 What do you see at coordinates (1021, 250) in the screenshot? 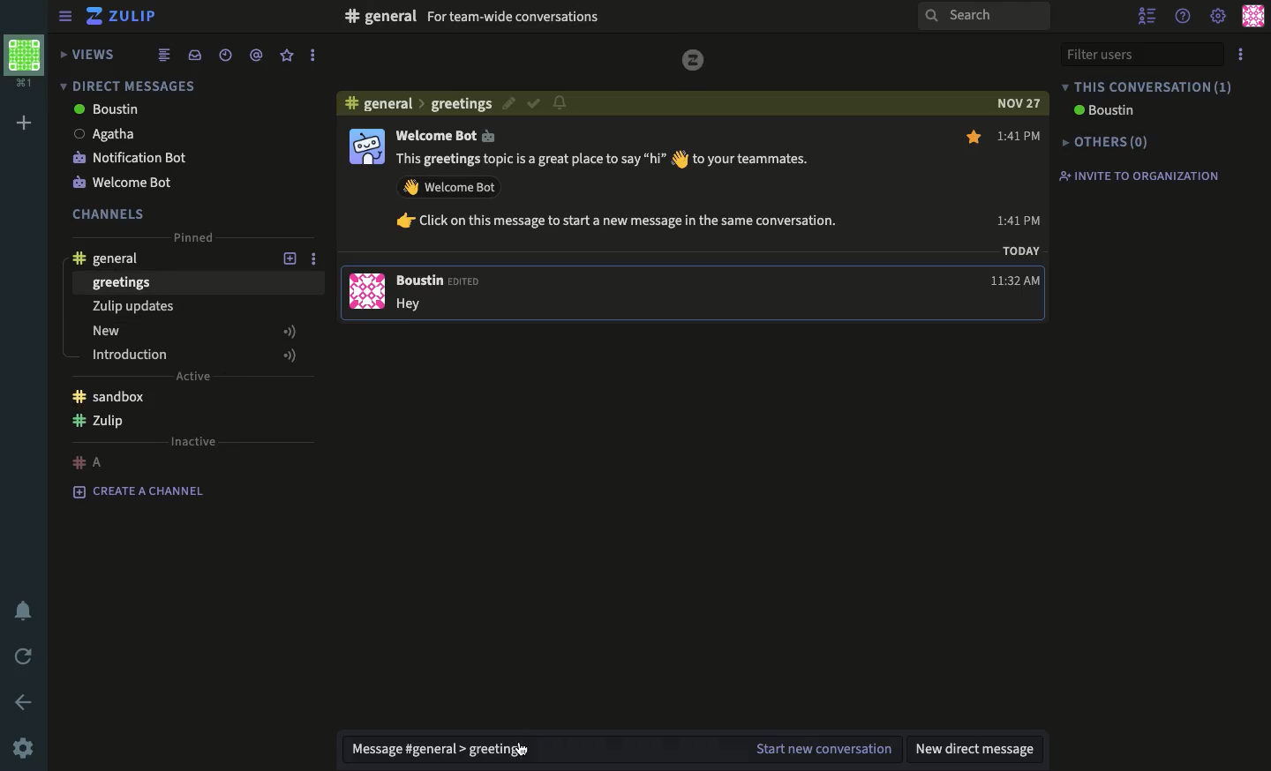
I see `TODAY` at bounding box center [1021, 250].